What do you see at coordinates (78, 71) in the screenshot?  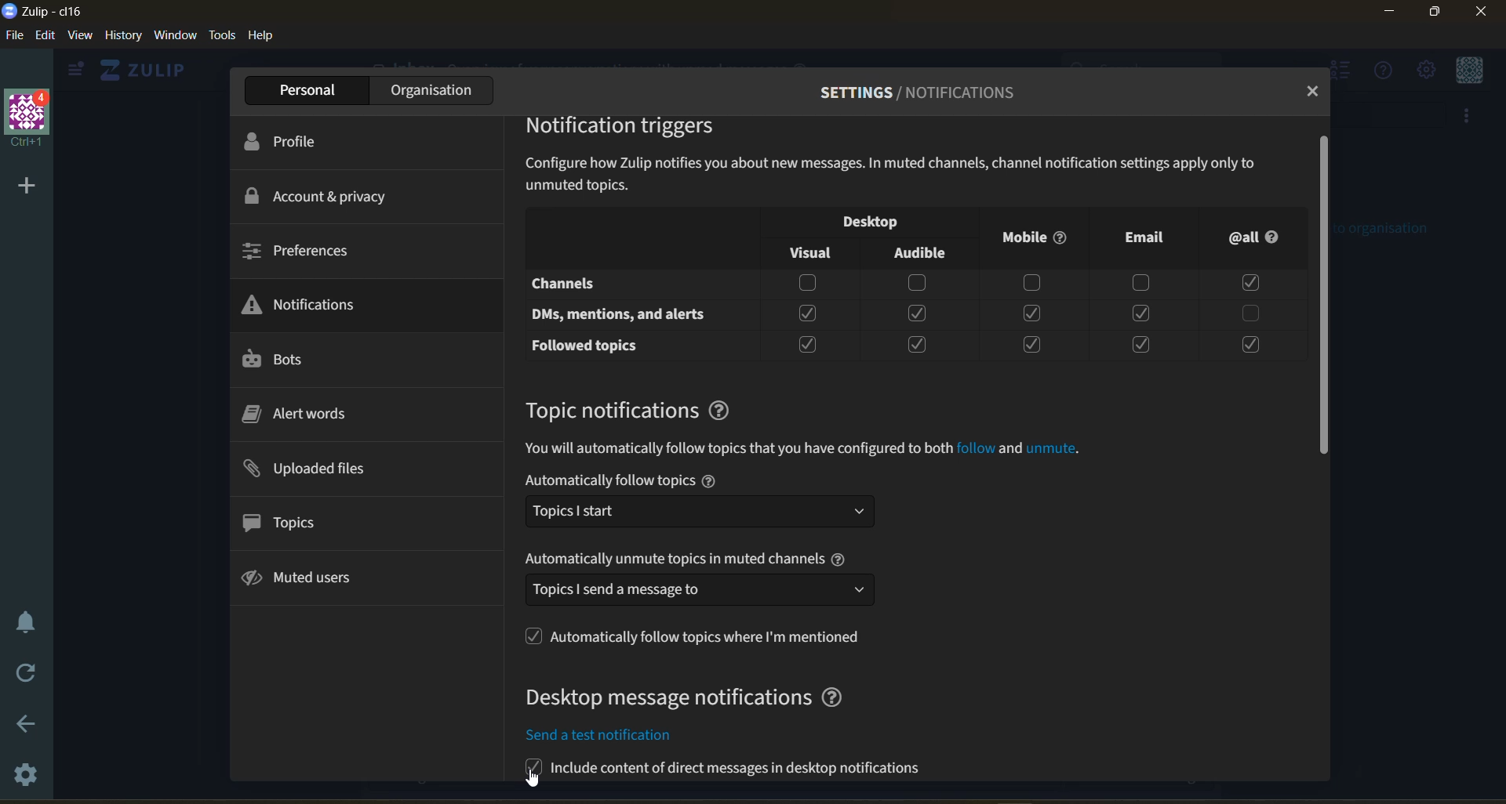 I see `view side bar` at bounding box center [78, 71].